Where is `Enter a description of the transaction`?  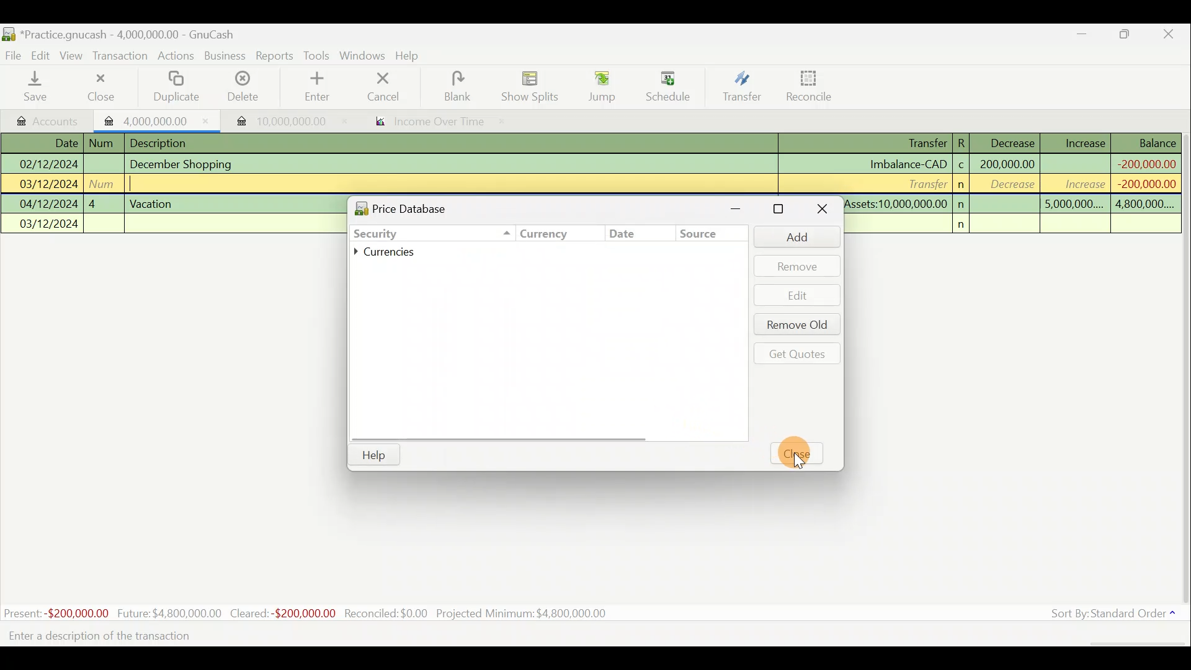 Enter a description of the transaction is located at coordinates (115, 638).